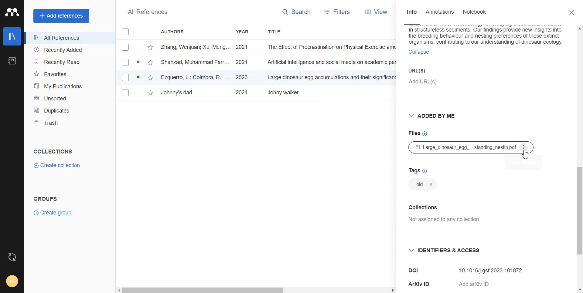 Image resolution: width=583 pixels, height=293 pixels. What do you see at coordinates (203, 291) in the screenshot?
I see `Horizontal scroll bar` at bounding box center [203, 291].